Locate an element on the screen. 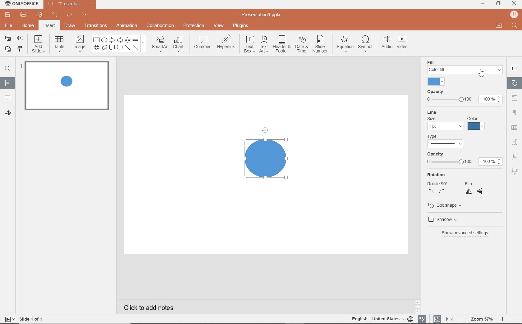 The height and width of the screenshot is (324, 522). animation is located at coordinates (127, 26).